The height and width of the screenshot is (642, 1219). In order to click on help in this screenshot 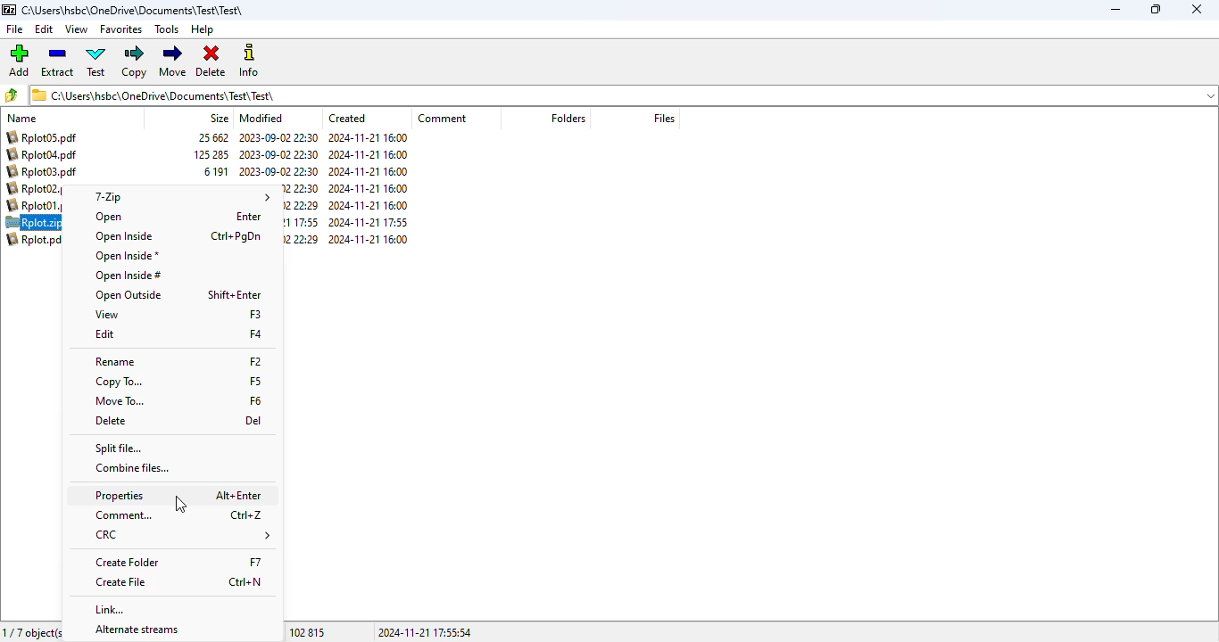, I will do `click(203, 29)`.